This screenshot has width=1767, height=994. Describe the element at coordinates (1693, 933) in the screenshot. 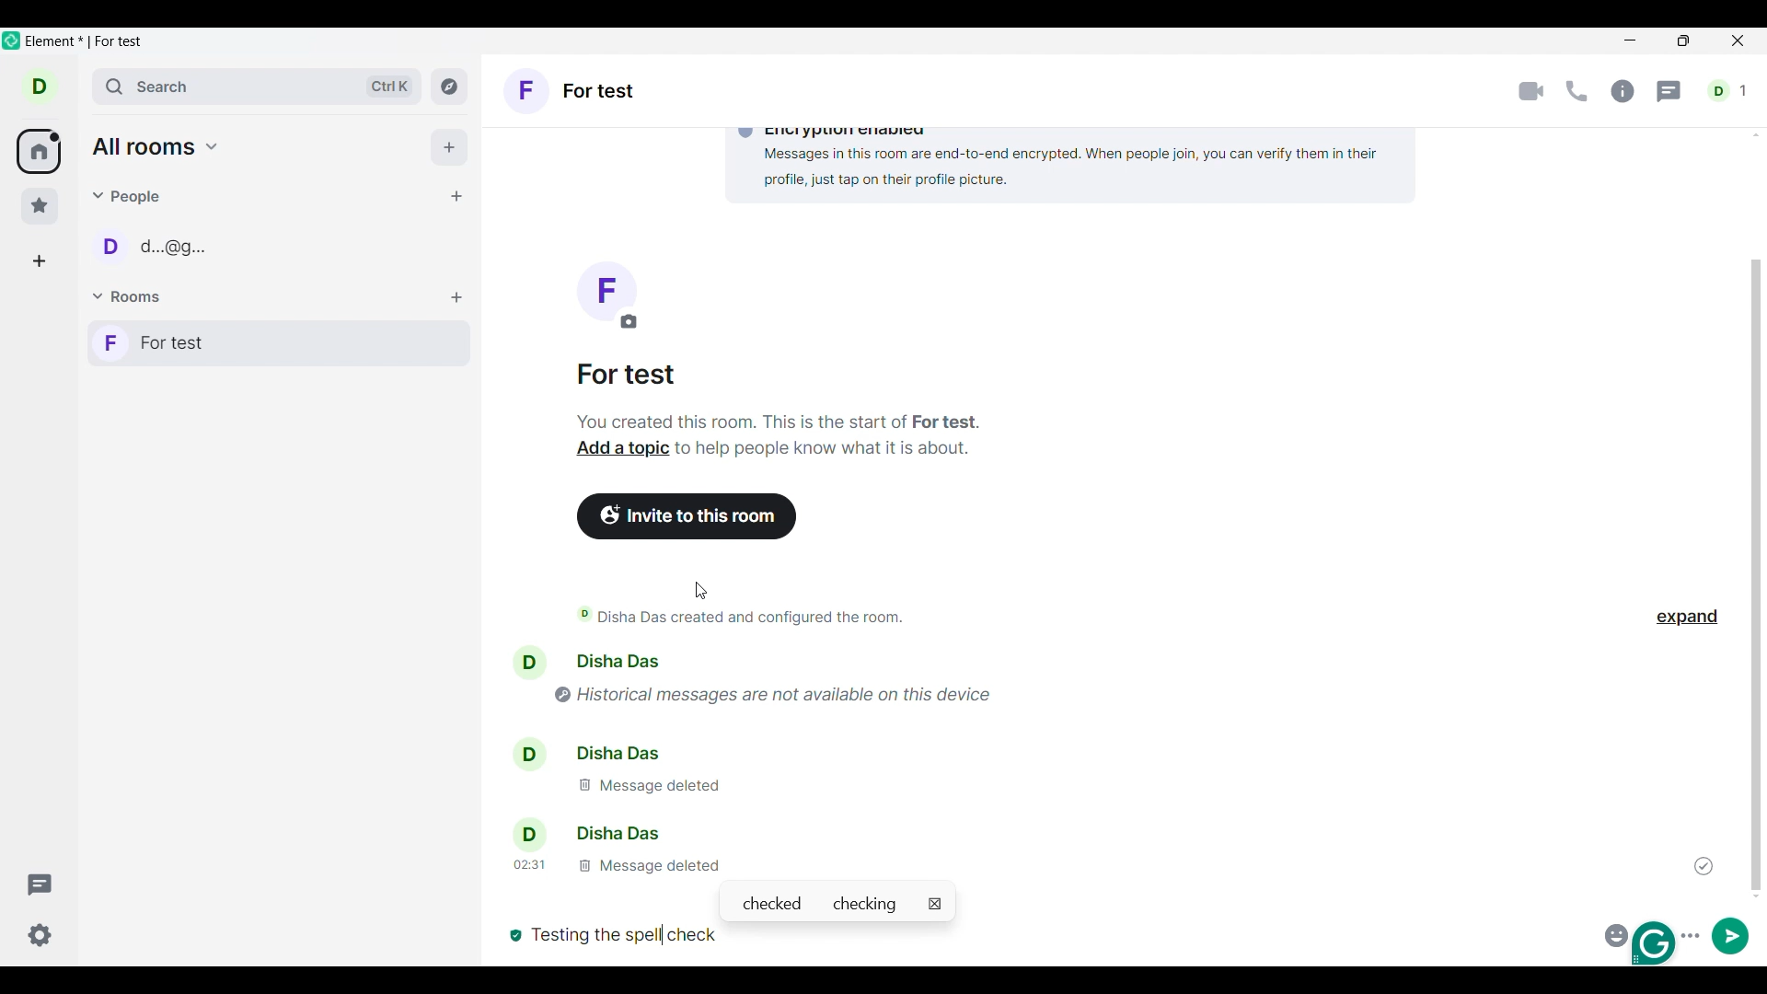

I see `more options` at that location.